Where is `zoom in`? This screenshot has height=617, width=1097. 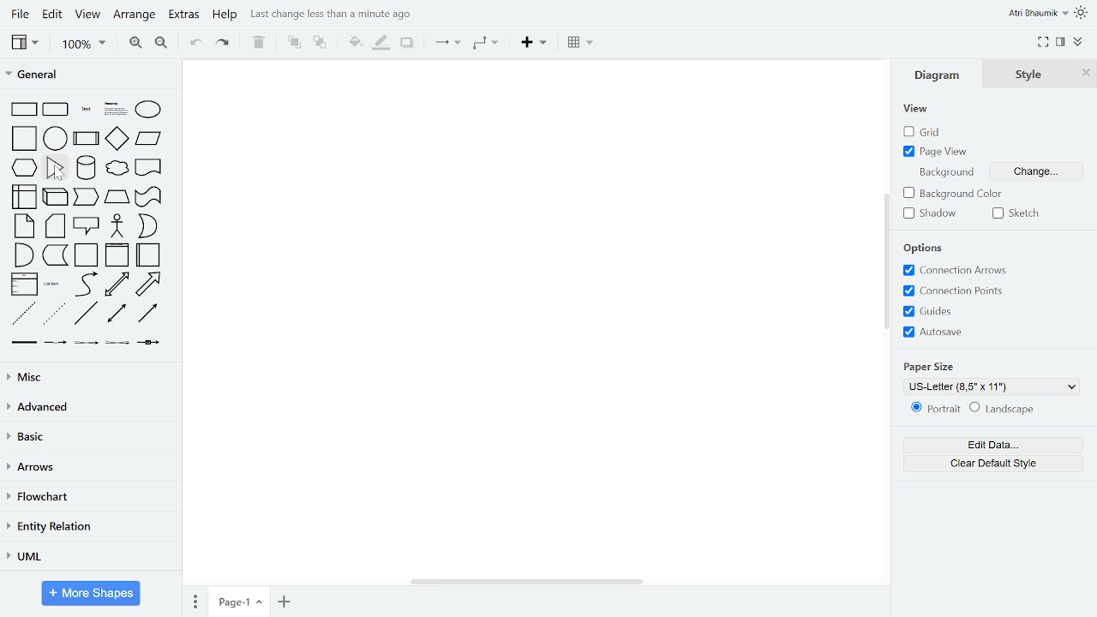
zoom in is located at coordinates (137, 44).